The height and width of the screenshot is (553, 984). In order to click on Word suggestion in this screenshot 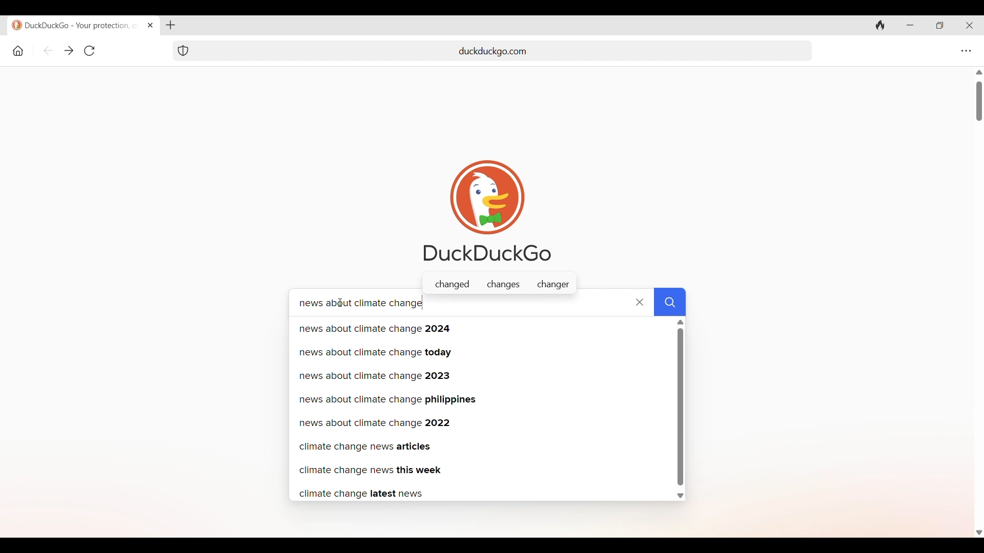, I will do `click(499, 285)`.